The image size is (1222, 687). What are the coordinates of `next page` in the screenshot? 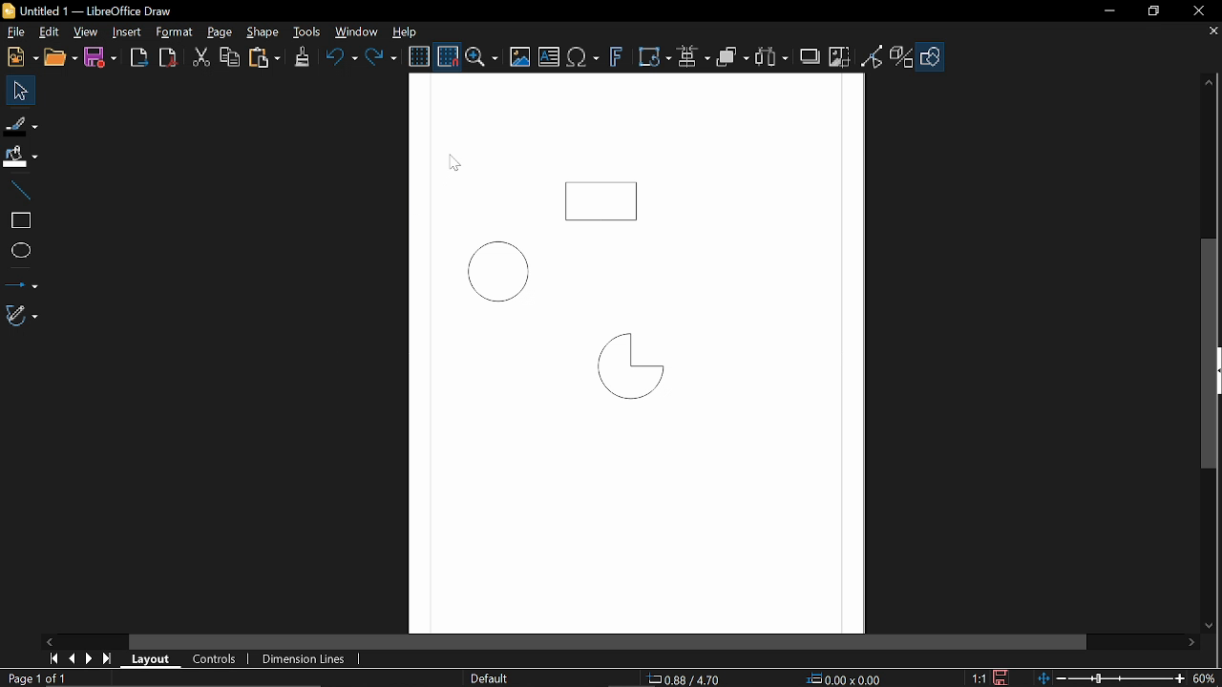 It's located at (85, 658).